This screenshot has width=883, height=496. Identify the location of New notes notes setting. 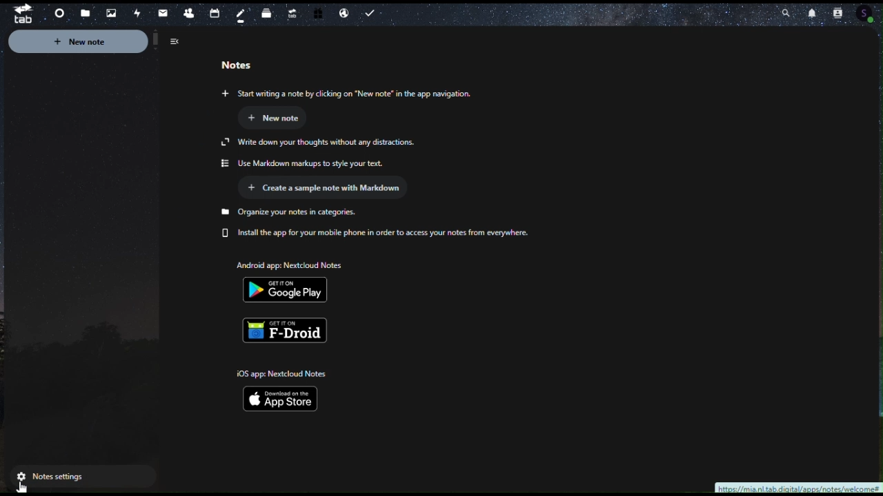
(99, 43).